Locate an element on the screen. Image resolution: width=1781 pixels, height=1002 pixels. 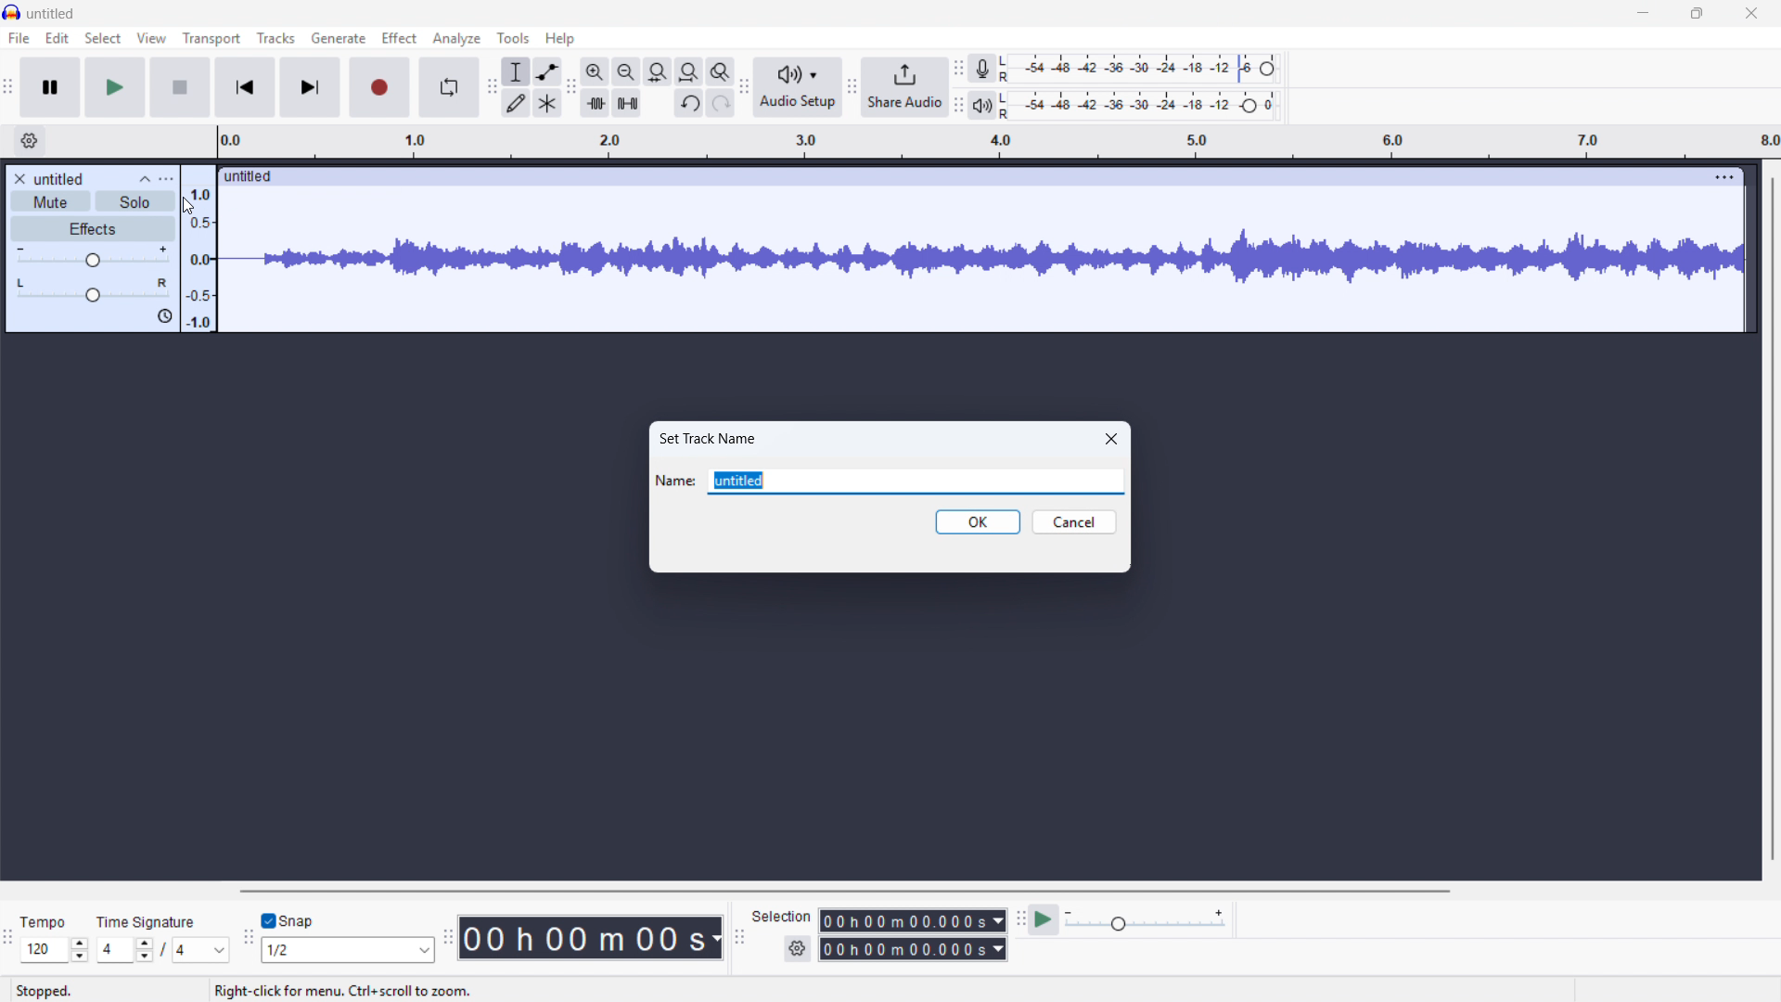
Fit project to width  is located at coordinates (658, 72).